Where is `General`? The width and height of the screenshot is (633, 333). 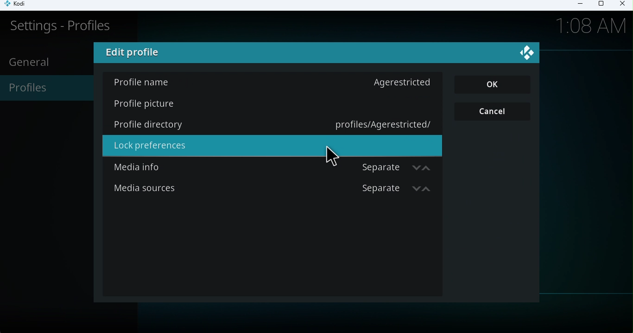
General is located at coordinates (32, 62).